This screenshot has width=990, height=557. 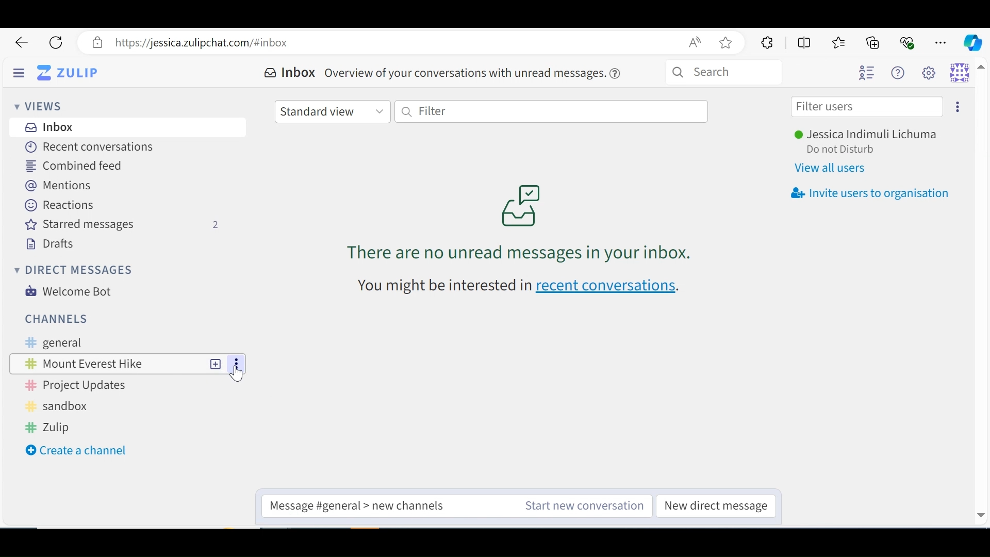 I want to click on Down, so click(x=980, y=513).